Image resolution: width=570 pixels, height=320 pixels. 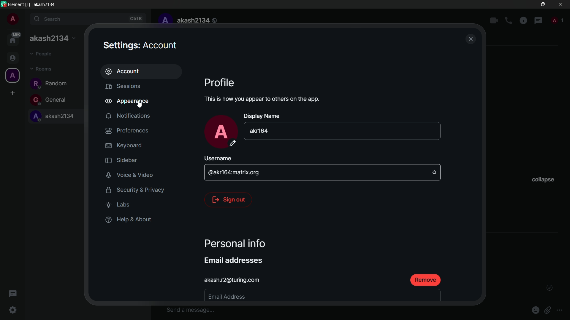 I want to click on people, so click(x=42, y=55).